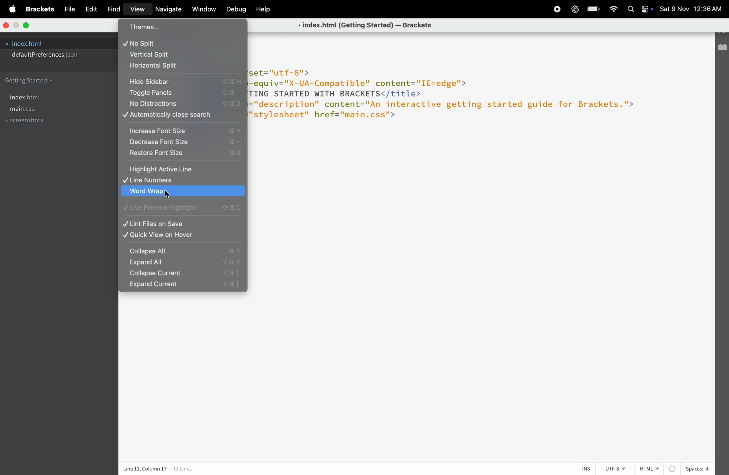 The width and height of the screenshot is (729, 475). I want to click on collapse current, so click(181, 274).